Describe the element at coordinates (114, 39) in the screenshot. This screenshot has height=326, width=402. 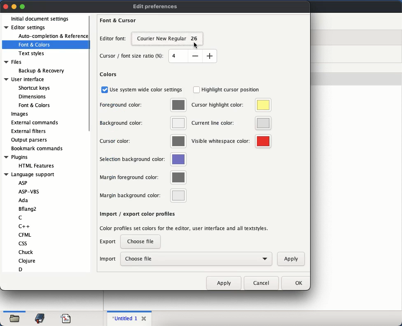
I see `editor font` at that location.